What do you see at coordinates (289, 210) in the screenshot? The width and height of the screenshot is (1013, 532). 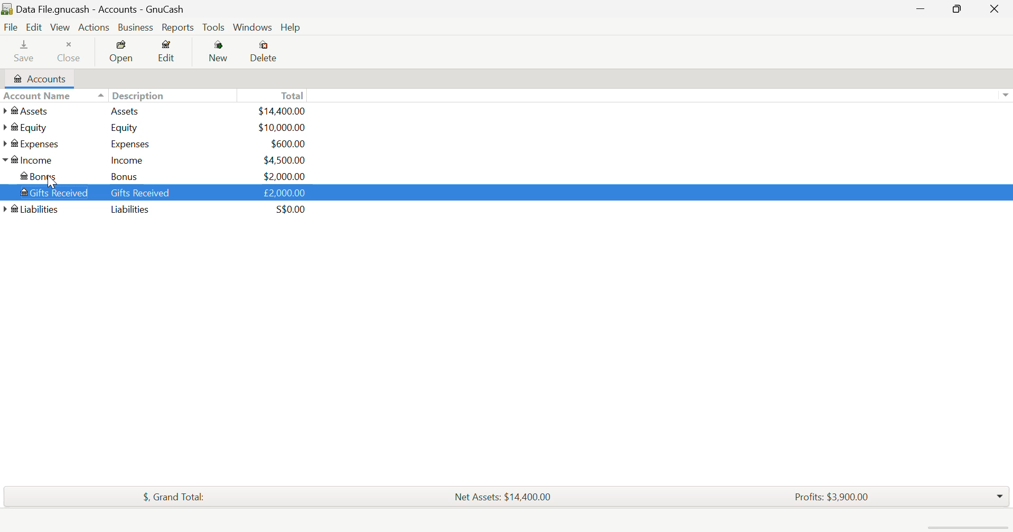 I see `SGD Amount` at bounding box center [289, 210].